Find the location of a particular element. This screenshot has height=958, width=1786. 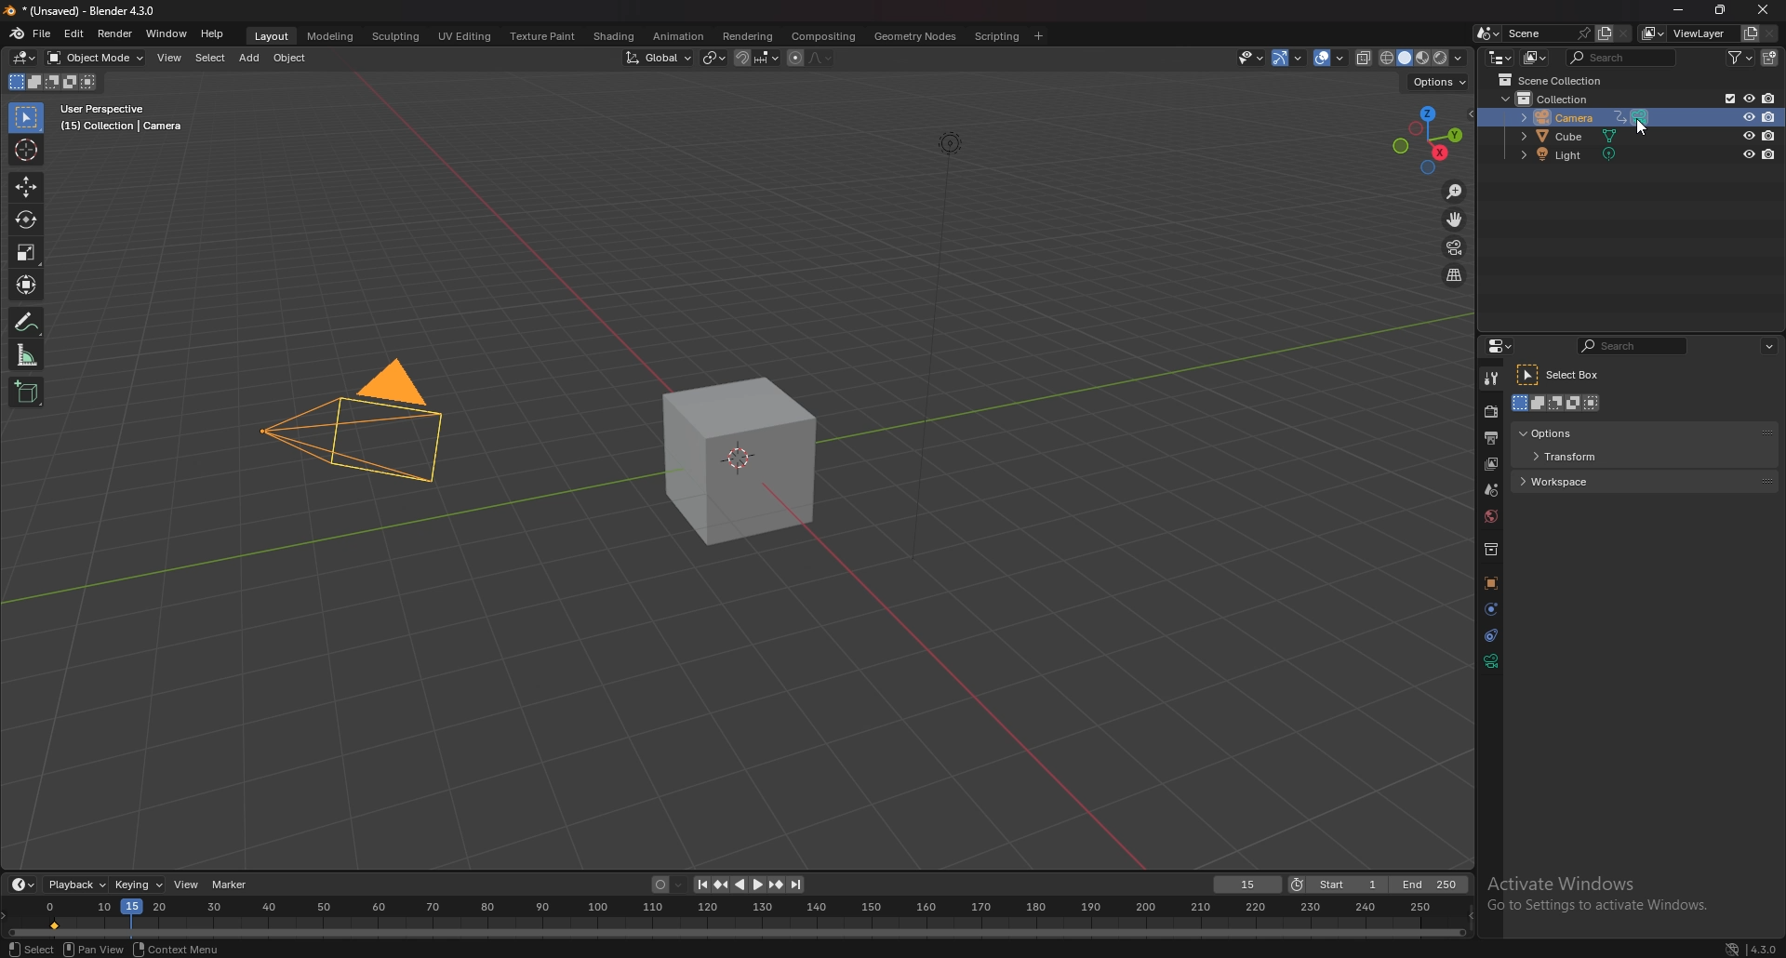

jump to endpoint is located at coordinates (797, 885).